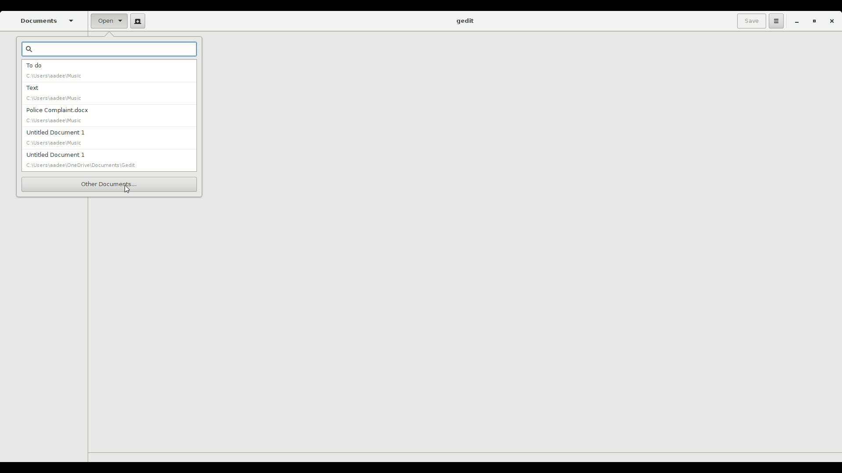 Image resolution: width=842 pixels, height=473 pixels. I want to click on gedit, so click(464, 21).